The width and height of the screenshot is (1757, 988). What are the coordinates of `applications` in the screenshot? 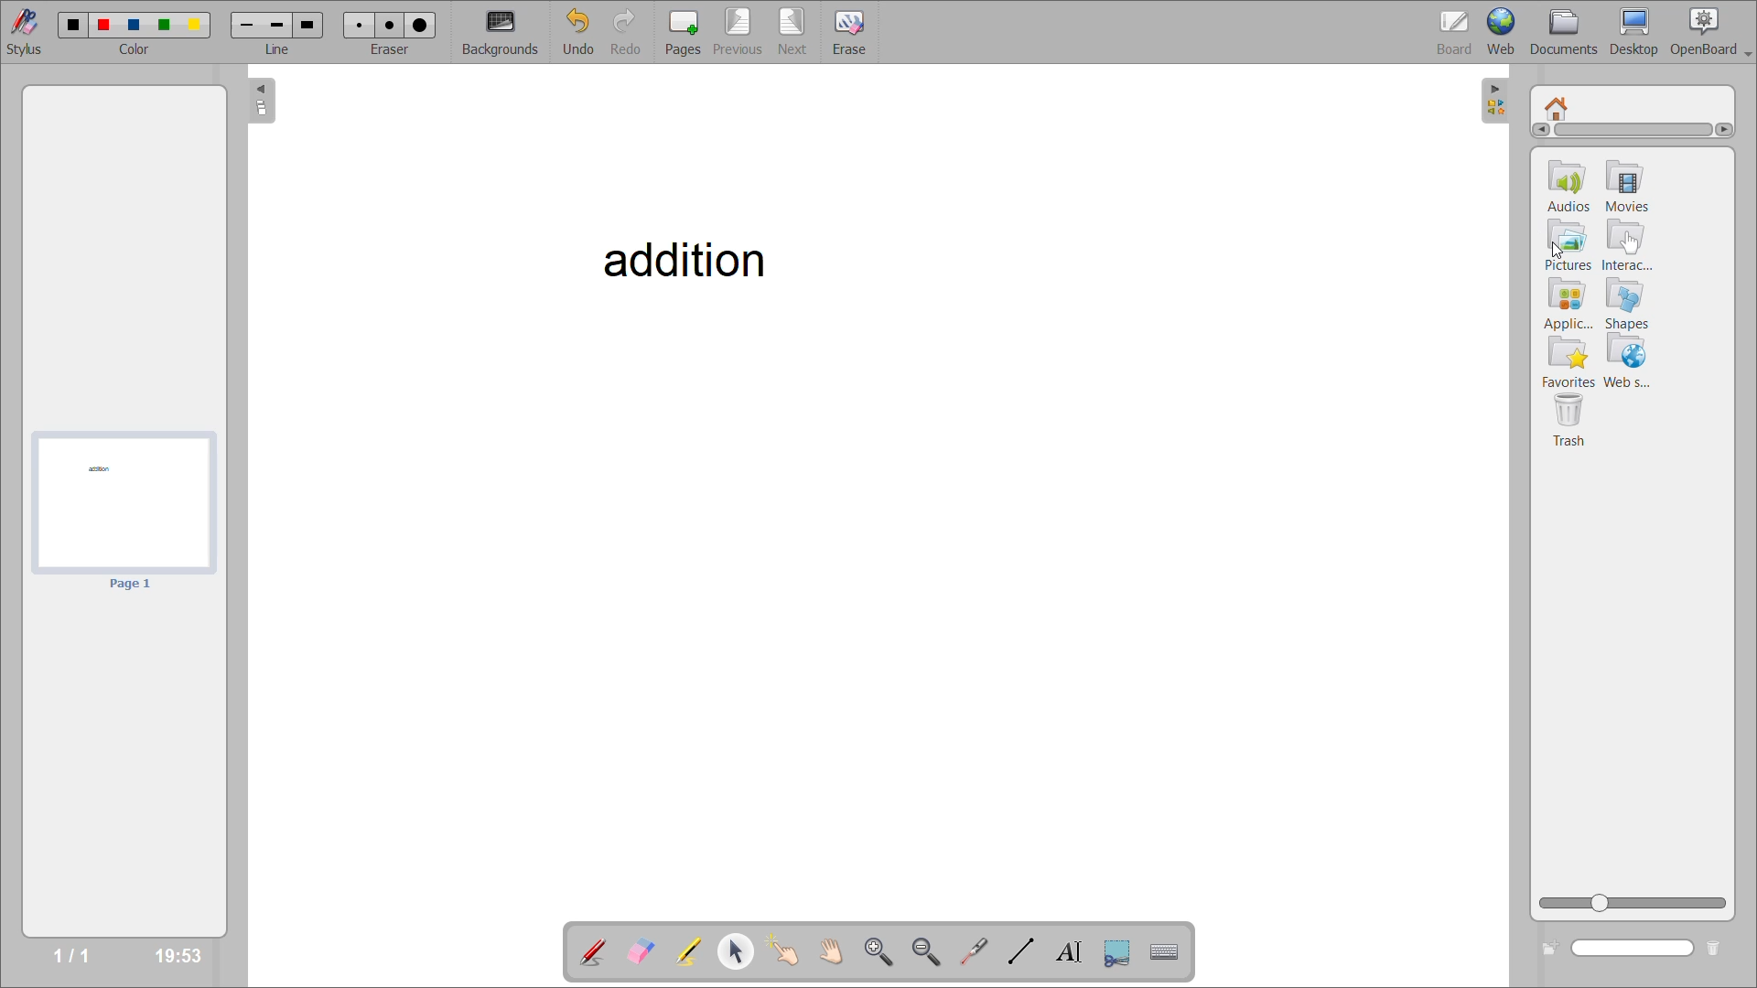 It's located at (1571, 303).